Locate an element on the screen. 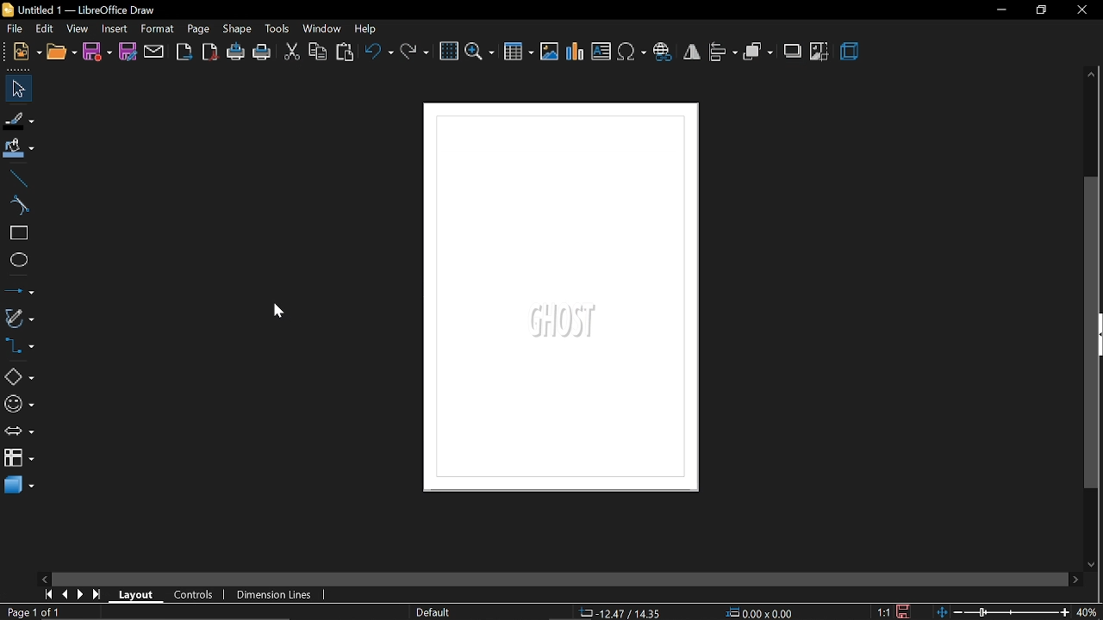 The height and width of the screenshot is (620, 1103). save is located at coordinates (905, 611).